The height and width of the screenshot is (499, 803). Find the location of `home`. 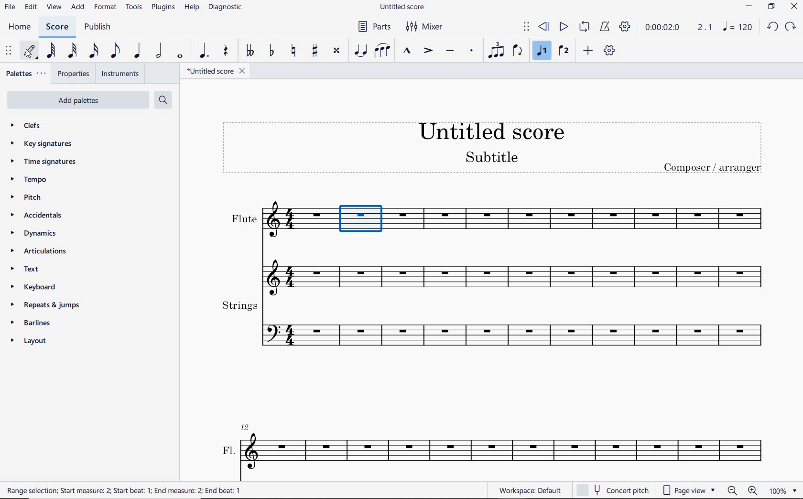

home is located at coordinates (20, 27).